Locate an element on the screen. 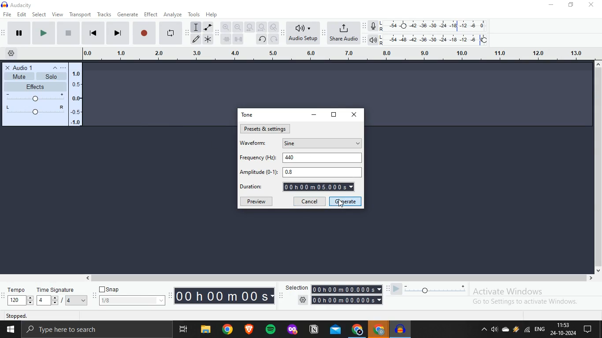 The height and width of the screenshot is (338, 602). Close is located at coordinates (594, 7).